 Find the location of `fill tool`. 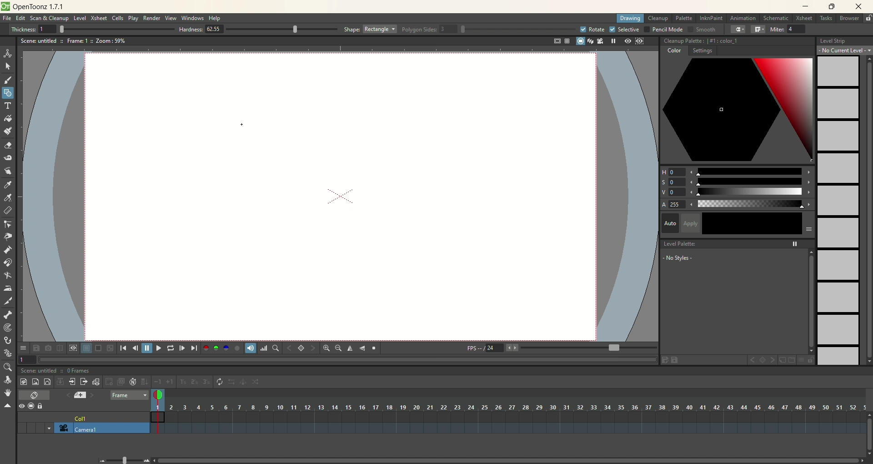

fill tool is located at coordinates (8, 119).